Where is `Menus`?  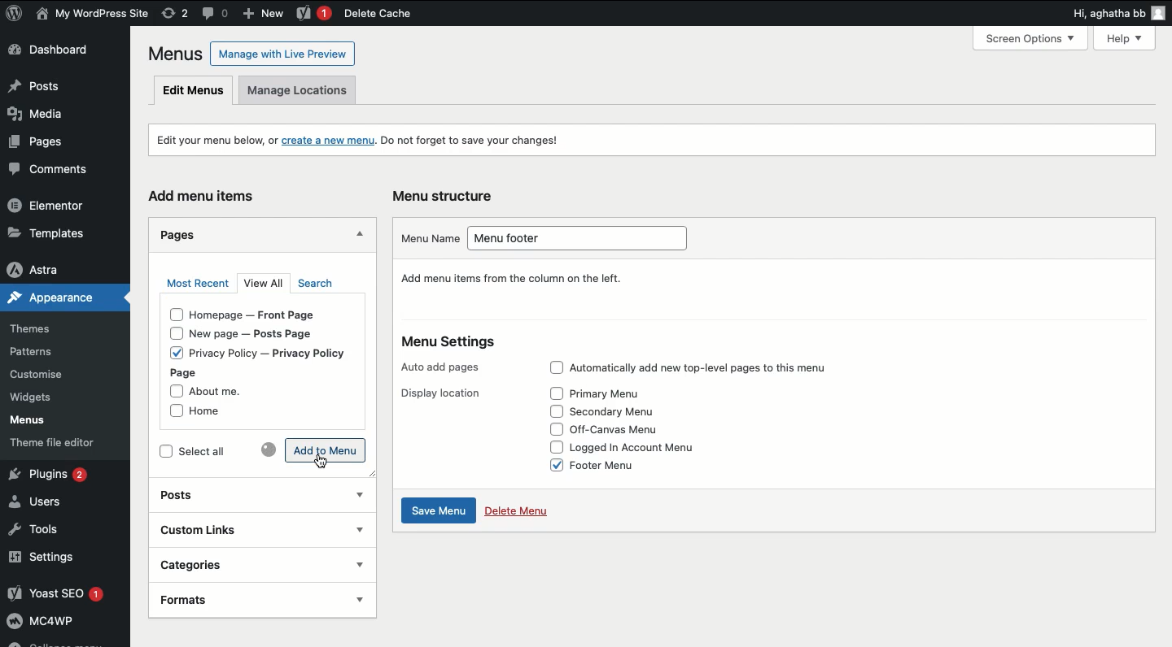
Menus is located at coordinates (173, 54).